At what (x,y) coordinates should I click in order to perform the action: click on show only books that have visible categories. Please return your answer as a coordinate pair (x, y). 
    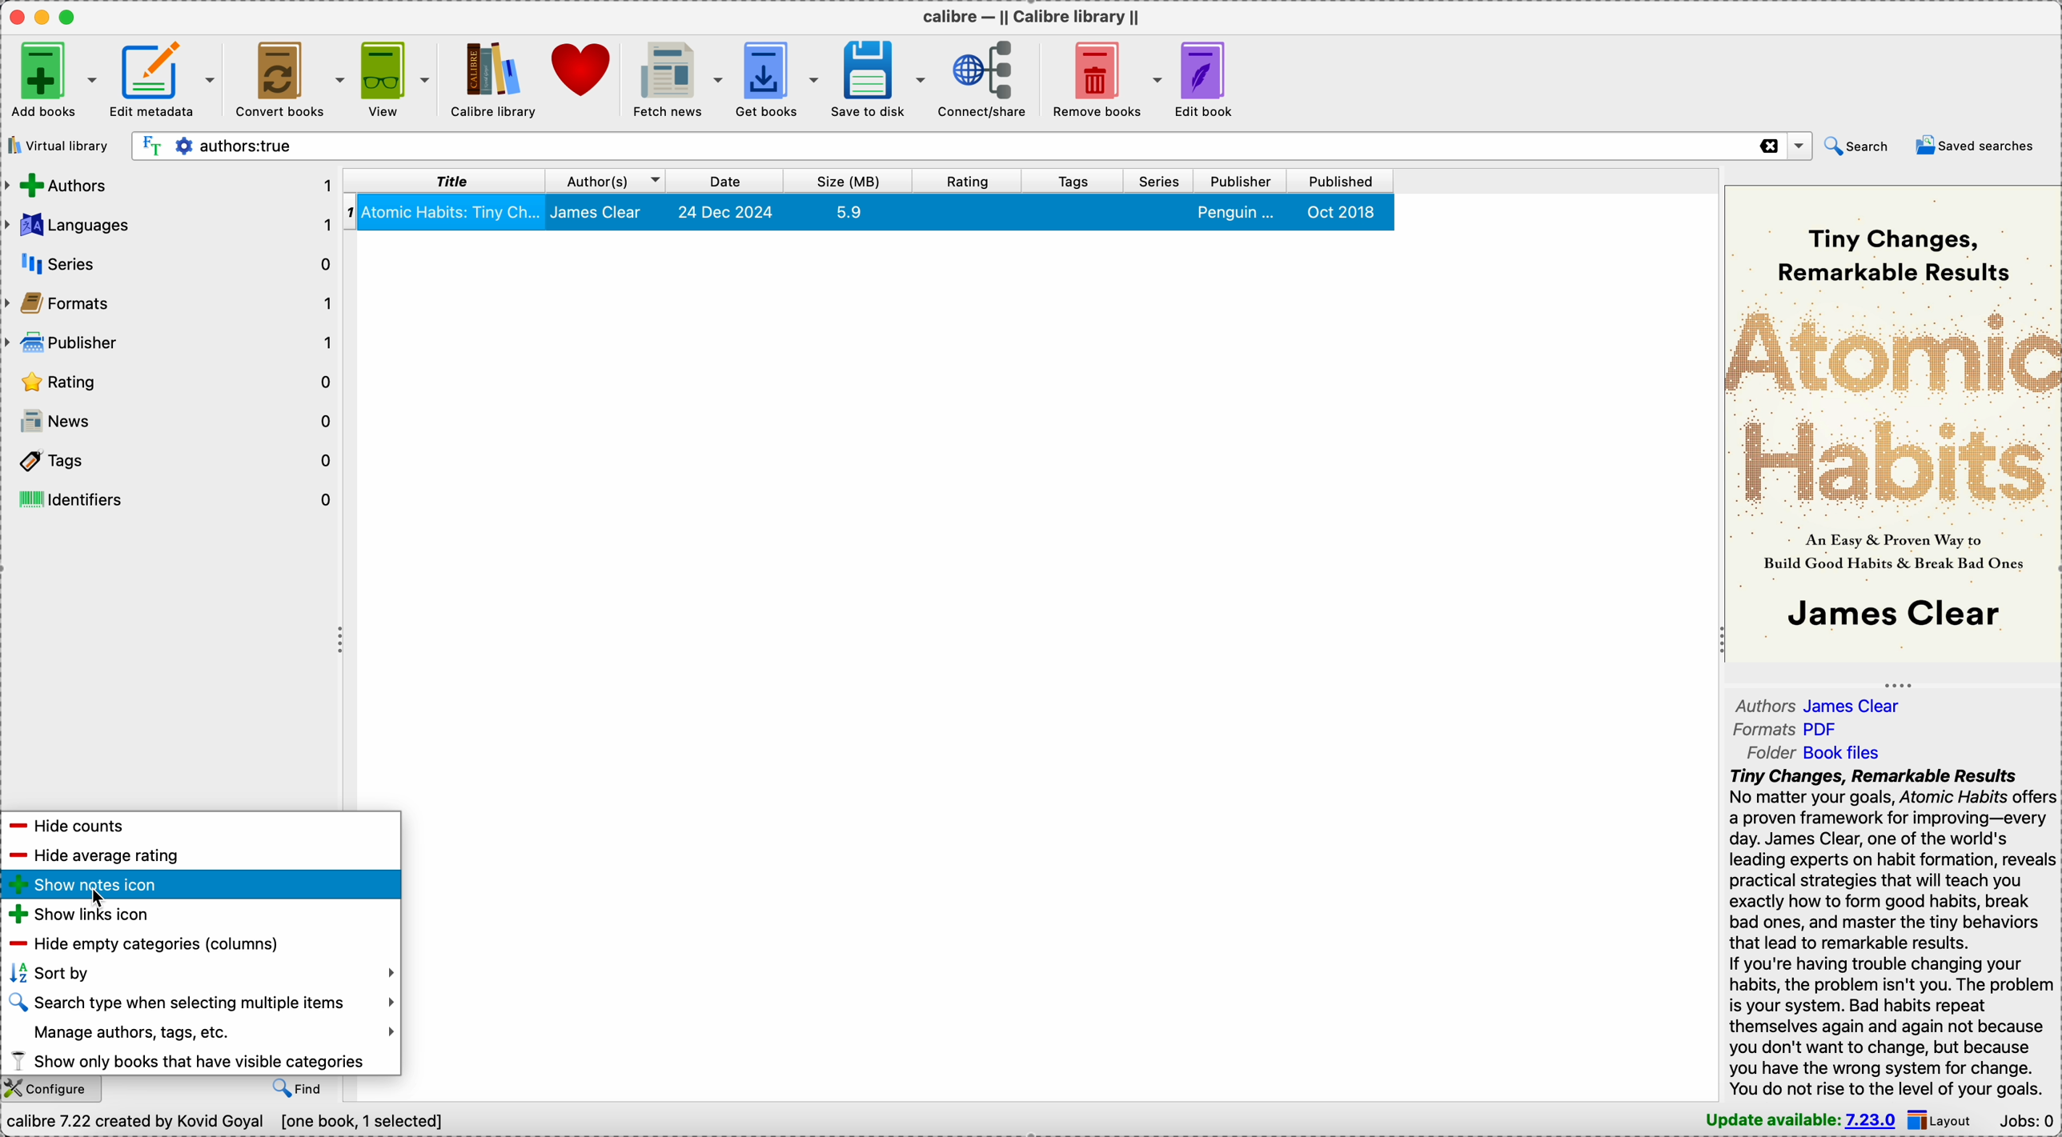
    Looking at the image, I should click on (192, 1062).